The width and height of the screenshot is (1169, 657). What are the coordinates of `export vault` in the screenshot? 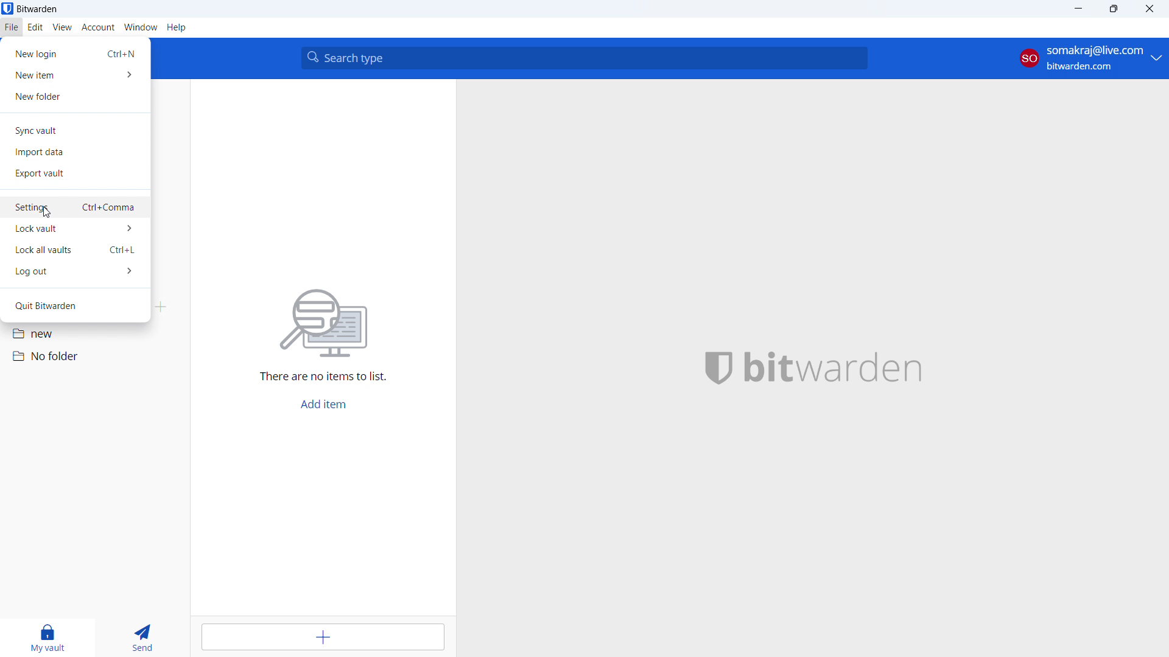 It's located at (75, 175).